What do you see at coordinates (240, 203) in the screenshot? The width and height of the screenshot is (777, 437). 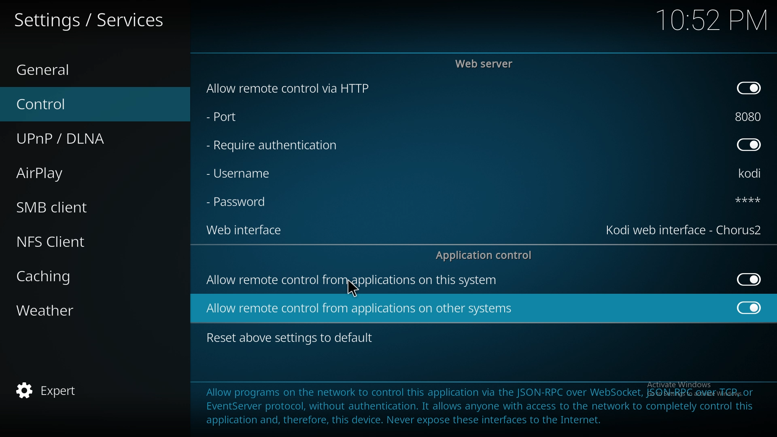 I see `password` at bounding box center [240, 203].